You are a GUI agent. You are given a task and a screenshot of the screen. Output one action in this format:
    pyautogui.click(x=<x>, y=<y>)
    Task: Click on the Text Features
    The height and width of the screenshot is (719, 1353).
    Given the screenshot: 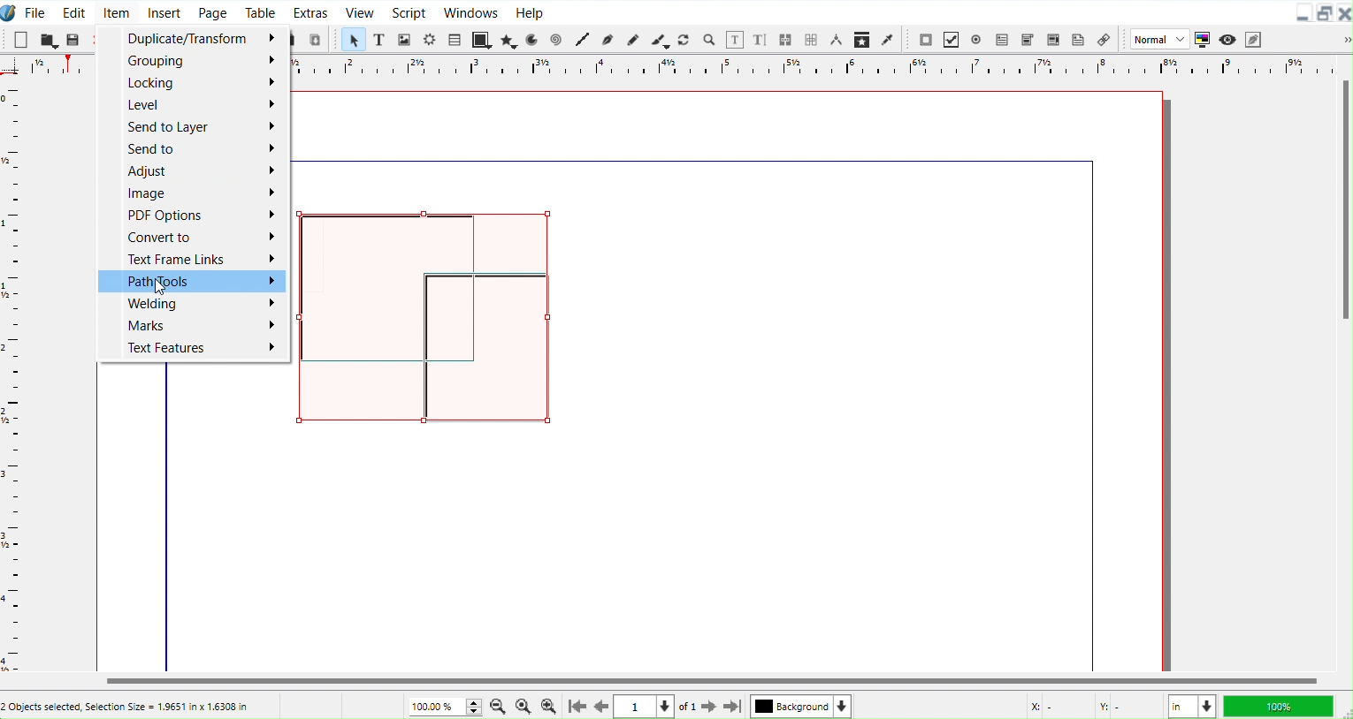 What is the action you would take?
    pyautogui.click(x=189, y=348)
    